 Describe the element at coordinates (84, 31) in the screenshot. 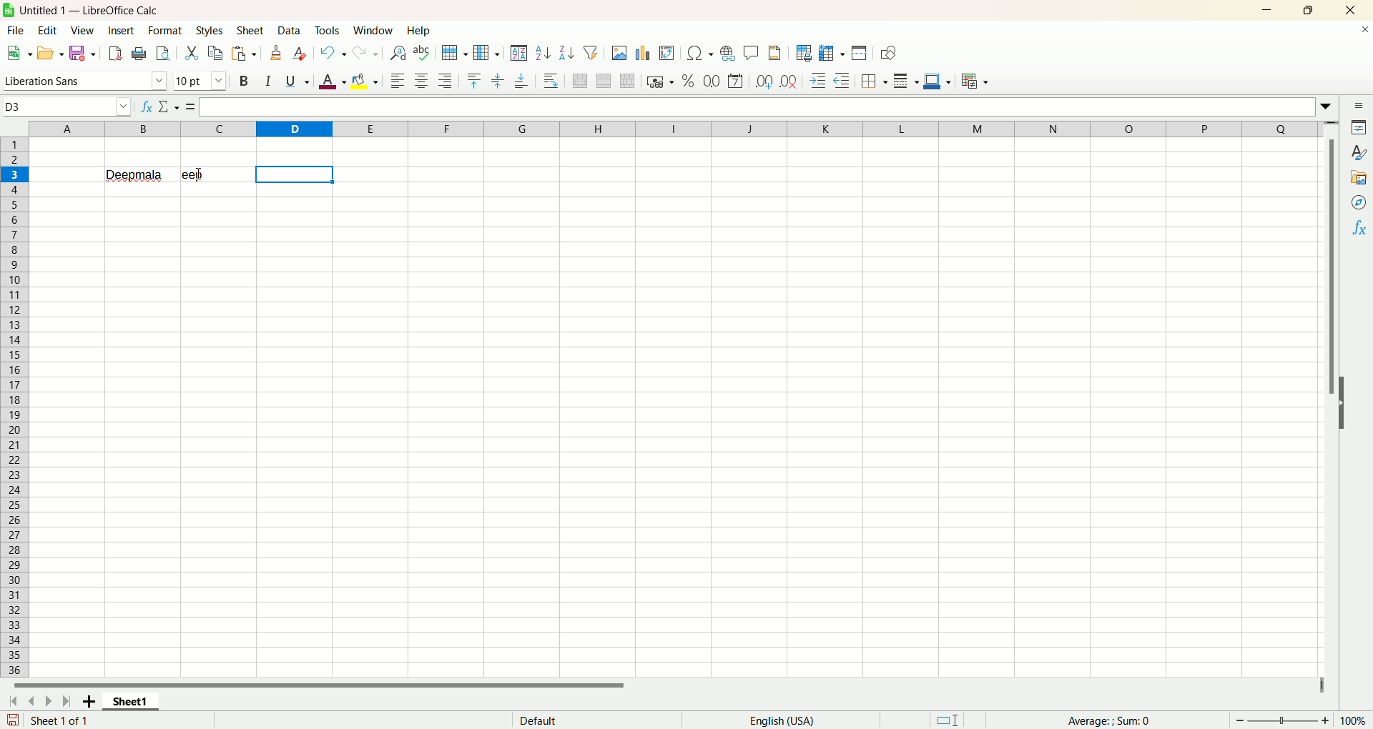

I see `View` at that location.